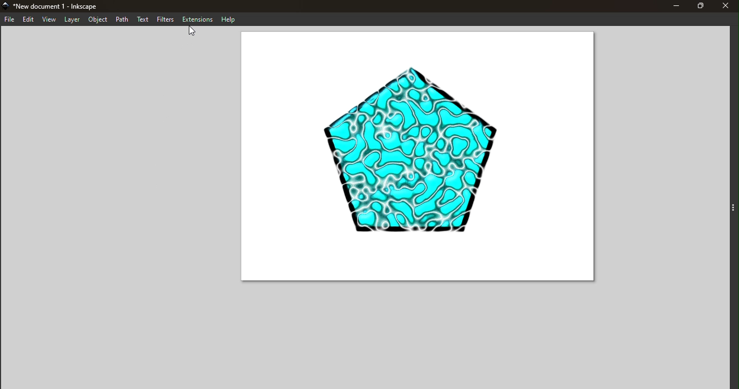 This screenshot has width=739, height=389. Describe the element at coordinates (167, 20) in the screenshot. I see `Filters` at that location.